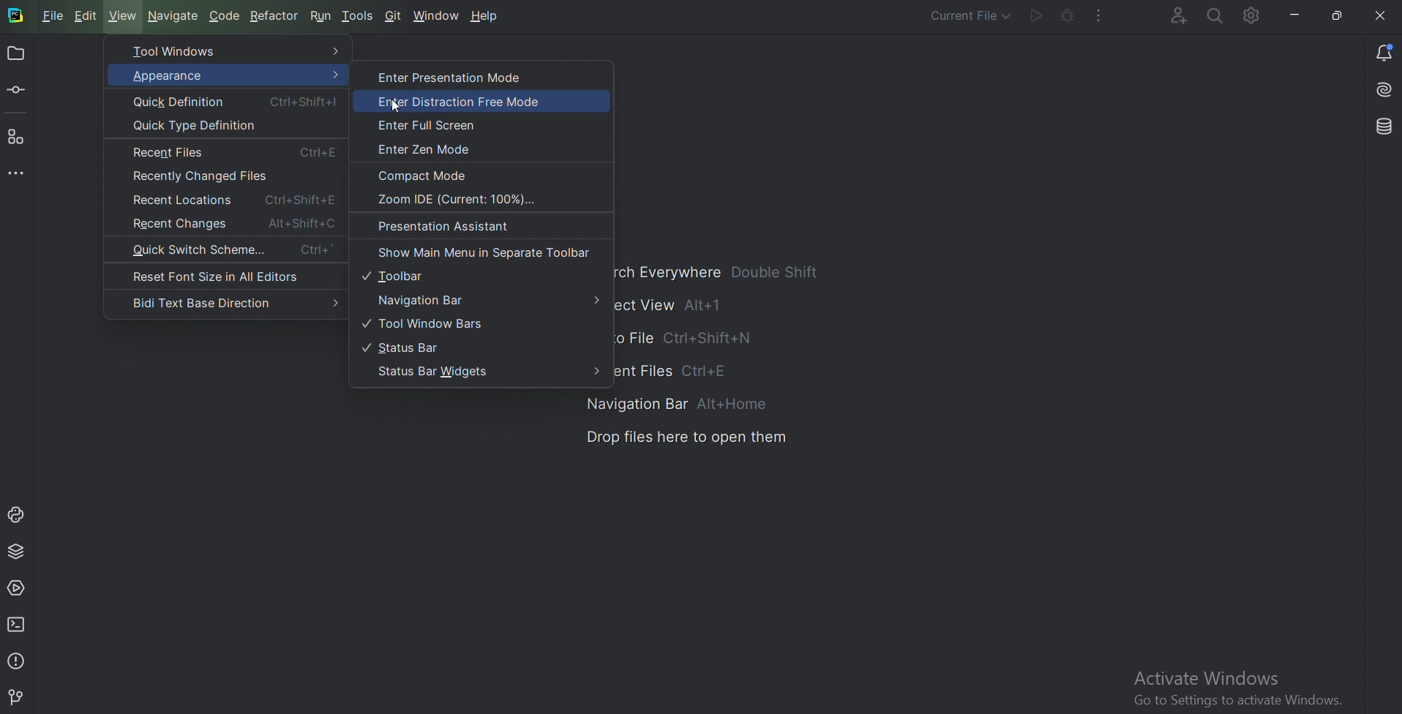 This screenshot has height=714, width=1402. Describe the element at coordinates (237, 102) in the screenshot. I see `Quick definition` at that location.